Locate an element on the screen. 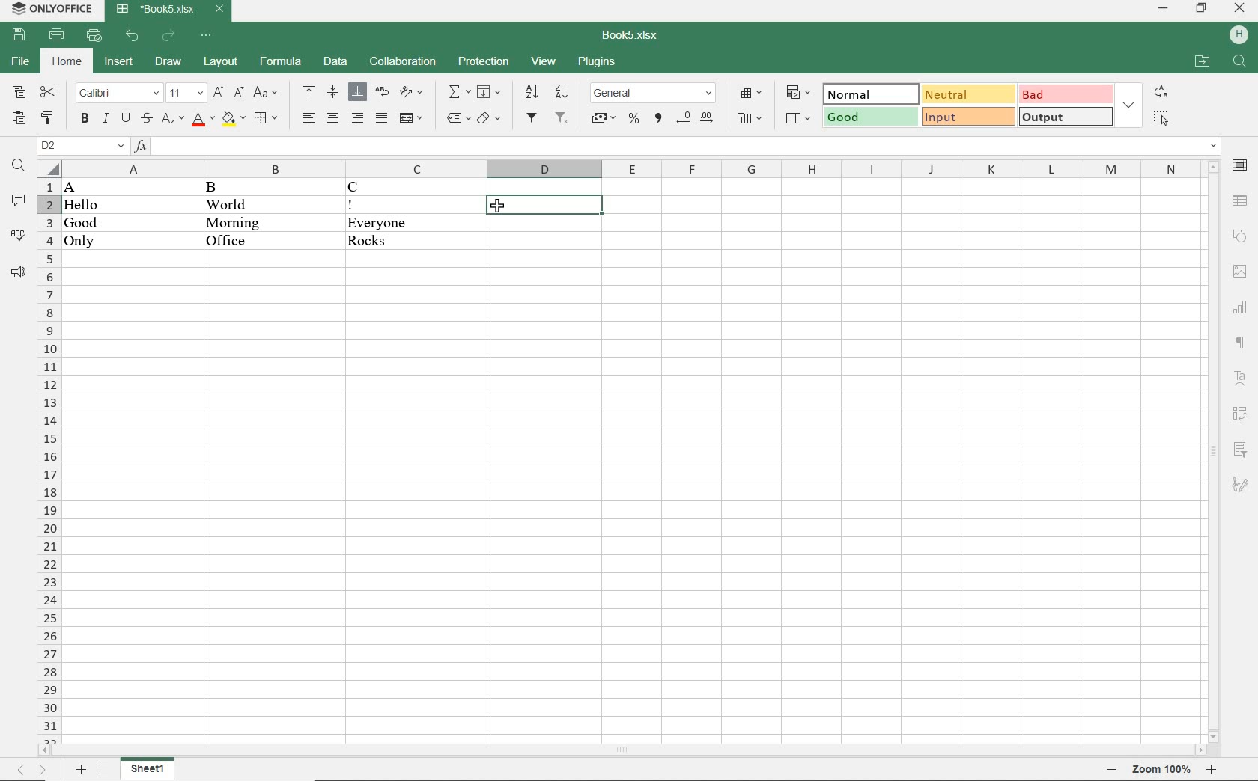 The width and height of the screenshot is (1258, 781). normal is located at coordinates (870, 93).